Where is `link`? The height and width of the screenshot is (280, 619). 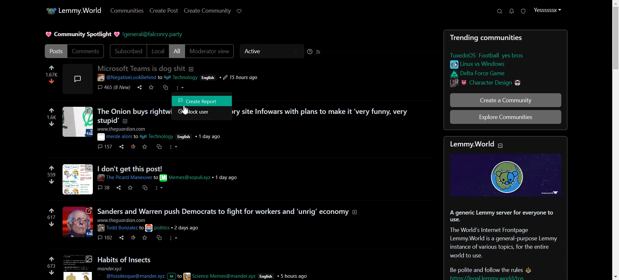 link is located at coordinates (495, 55).